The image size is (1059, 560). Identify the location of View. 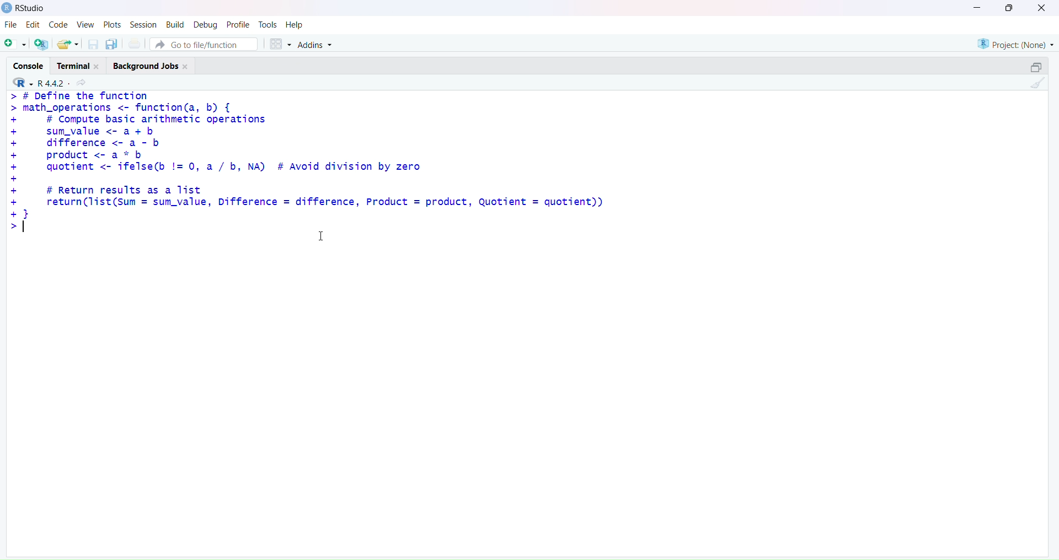
(85, 25).